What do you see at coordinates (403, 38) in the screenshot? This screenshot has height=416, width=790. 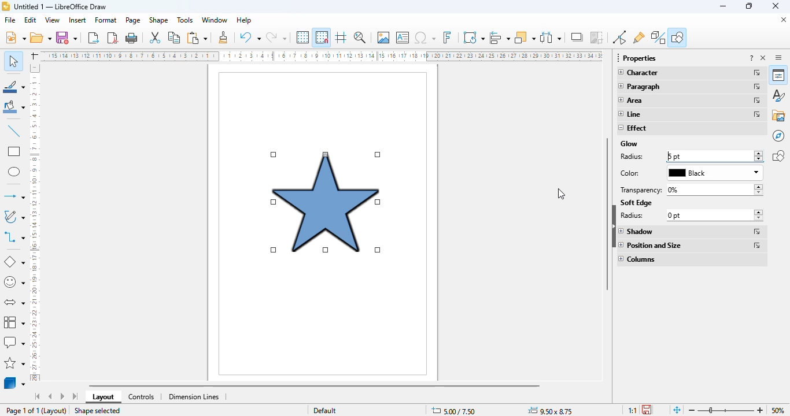 I see `insert text box` at bounding box center [403, 38].